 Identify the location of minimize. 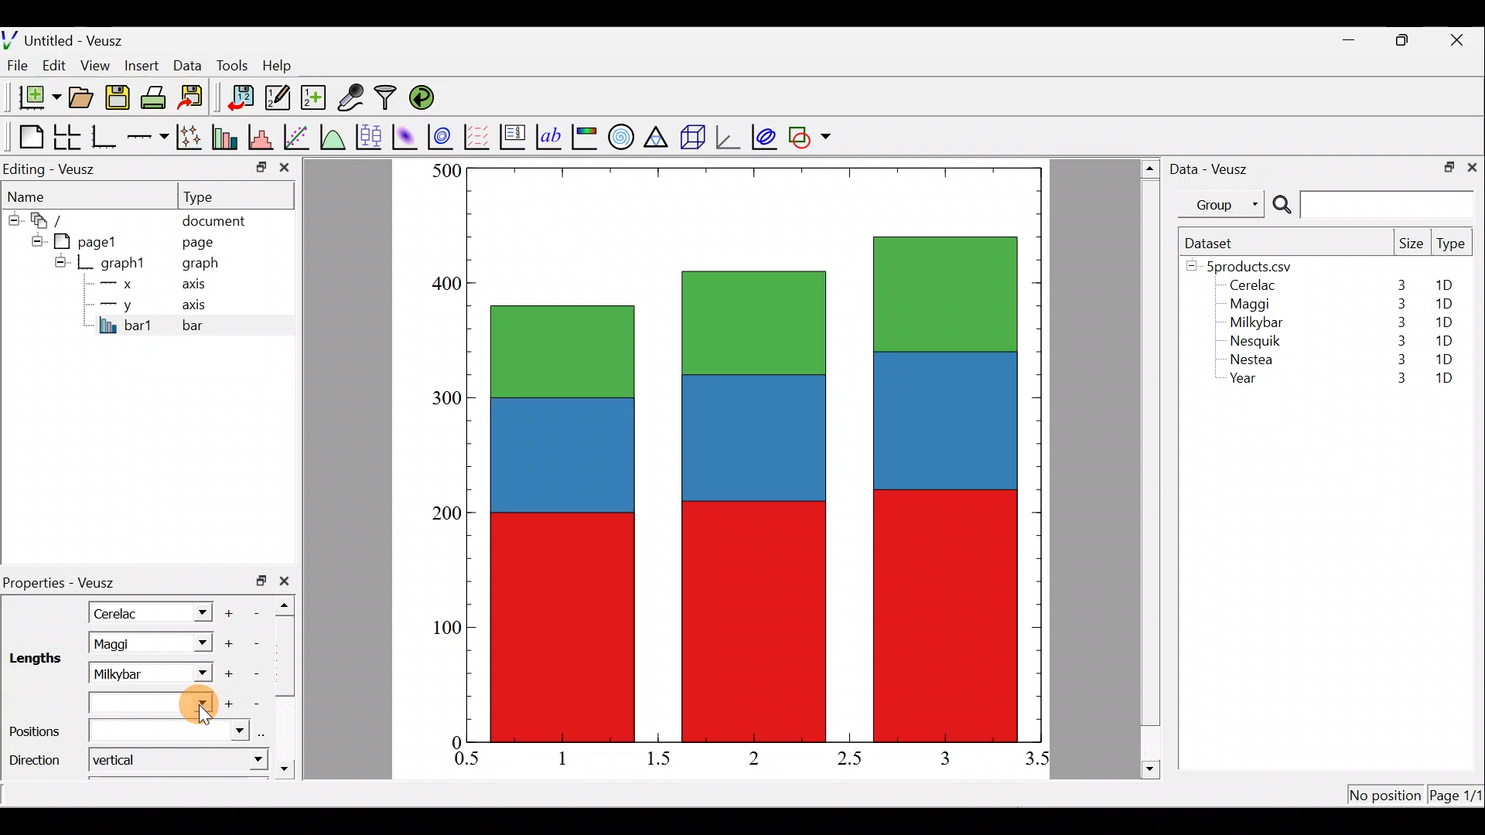
(260, 166).